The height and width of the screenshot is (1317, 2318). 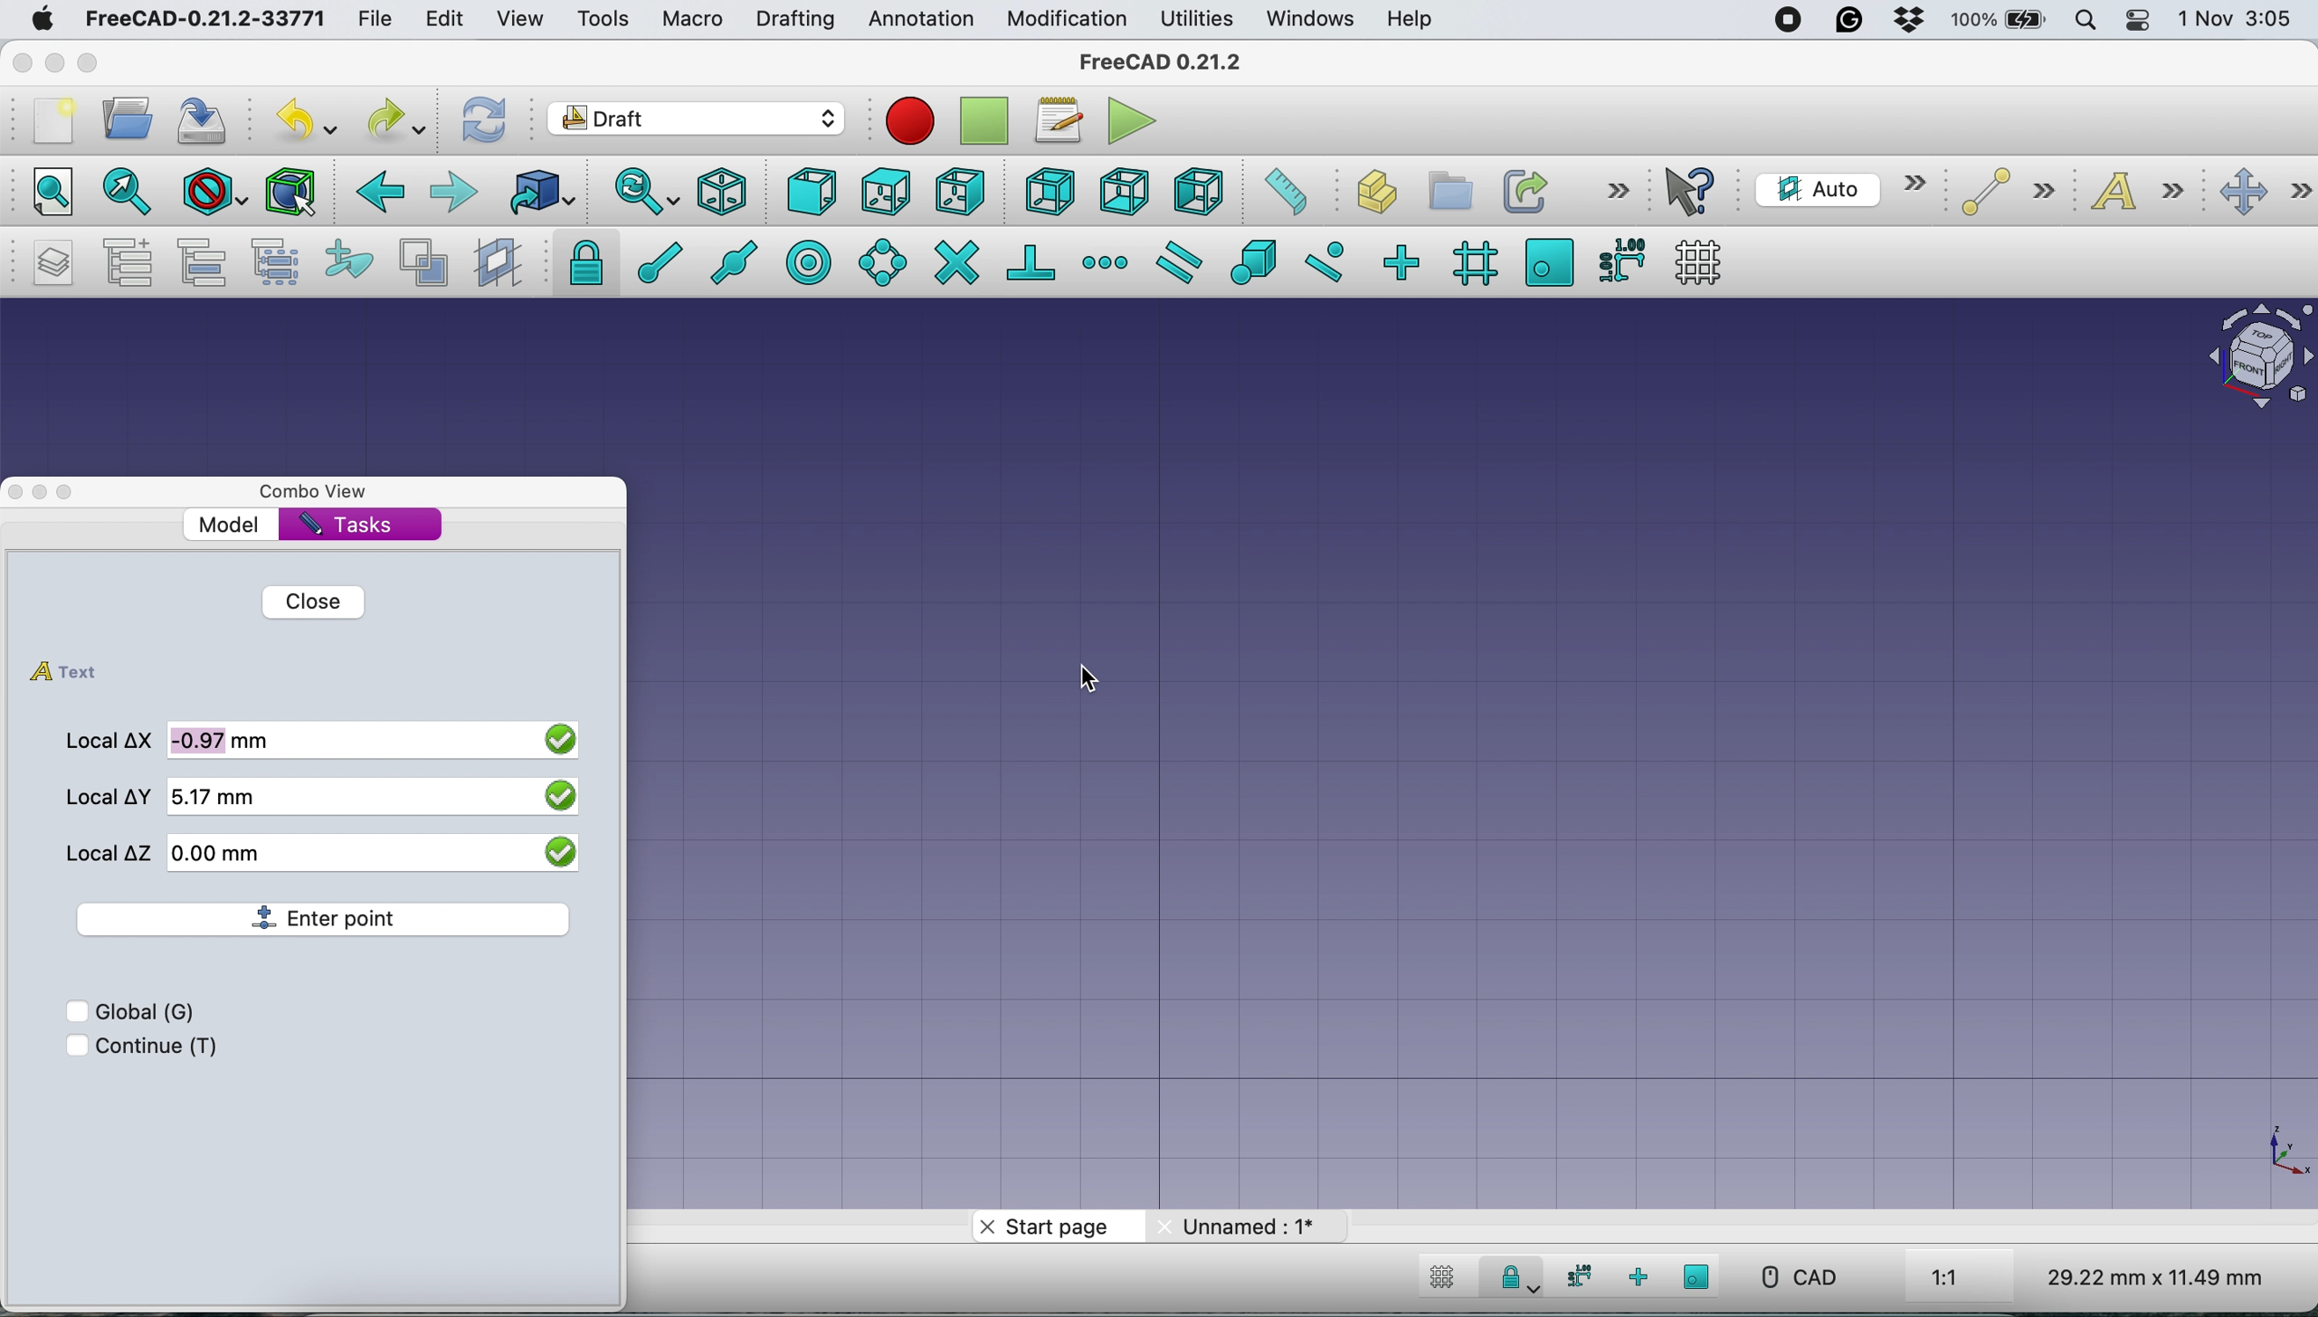 I want to click on what's this, so click(x=1693, y=190).